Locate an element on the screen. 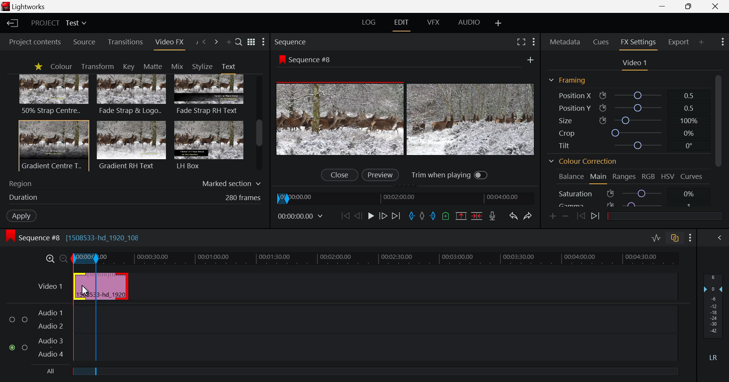 The image size is (729, 382). Previous keyframe is located at coordinates (581, 216).